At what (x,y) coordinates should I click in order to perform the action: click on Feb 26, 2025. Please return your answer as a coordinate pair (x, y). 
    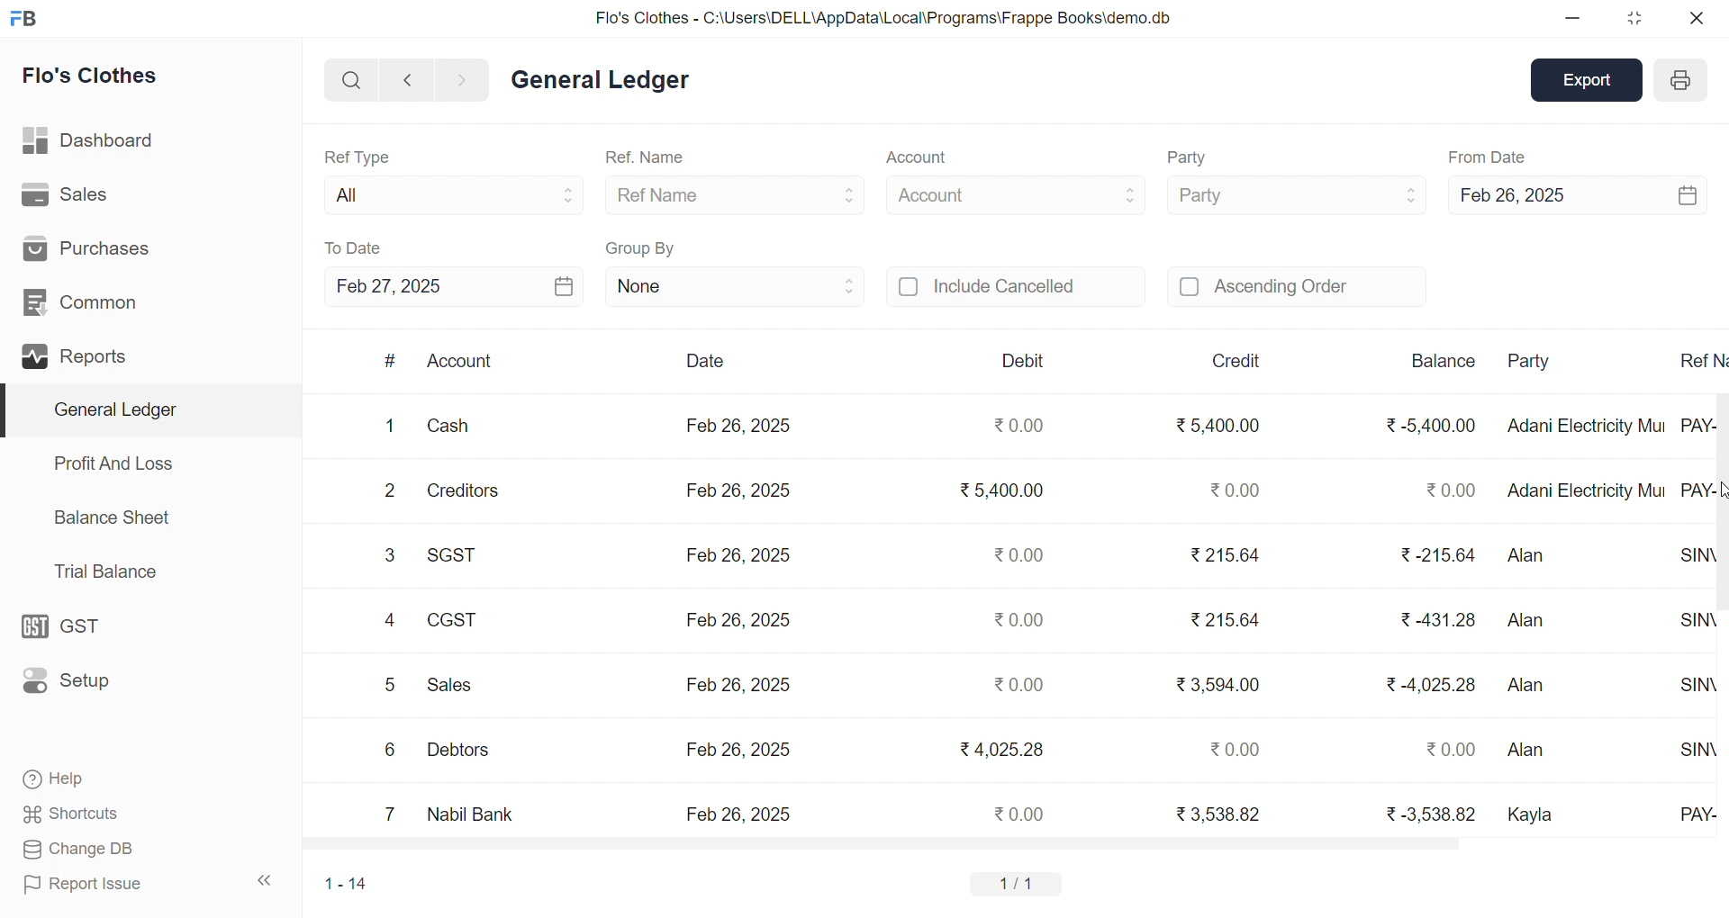
    Looking at the image, I should click on (738, 685).